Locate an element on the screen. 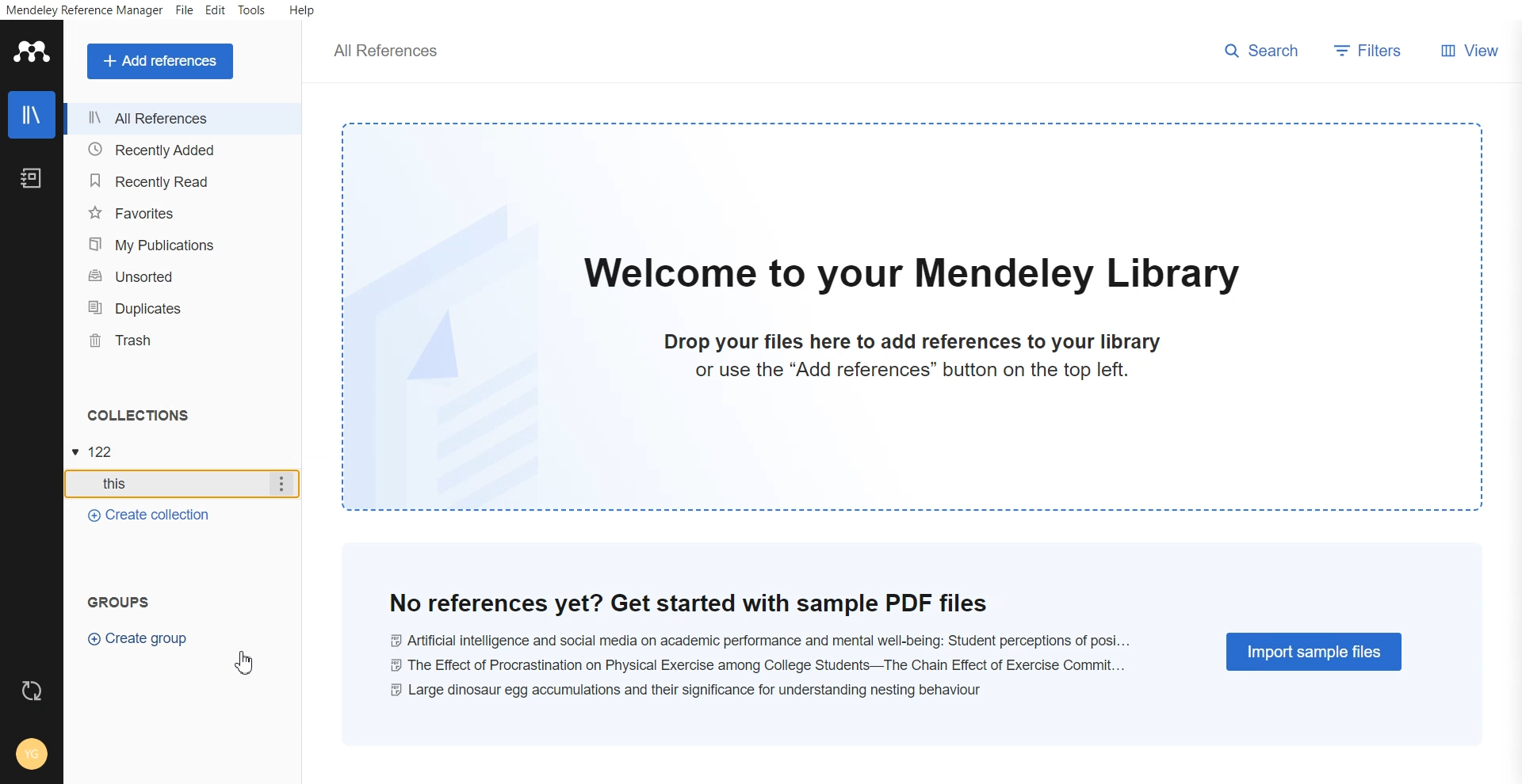  More is located at coordinates (282, 485).